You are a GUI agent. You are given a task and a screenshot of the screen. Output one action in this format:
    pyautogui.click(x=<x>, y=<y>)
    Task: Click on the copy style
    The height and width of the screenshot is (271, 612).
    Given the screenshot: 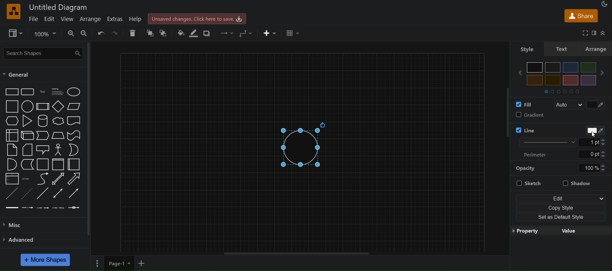 What is the action you would take?
    pyautogui.click(x=561, y=207)
    